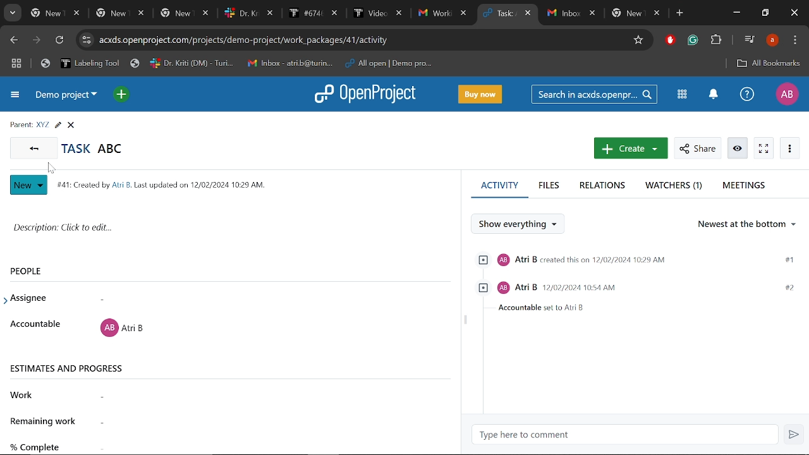 This screenshot has width=809, height=455. Describe the element at coordinates (794, 435) in the screenshot. I see `Send` at that location.